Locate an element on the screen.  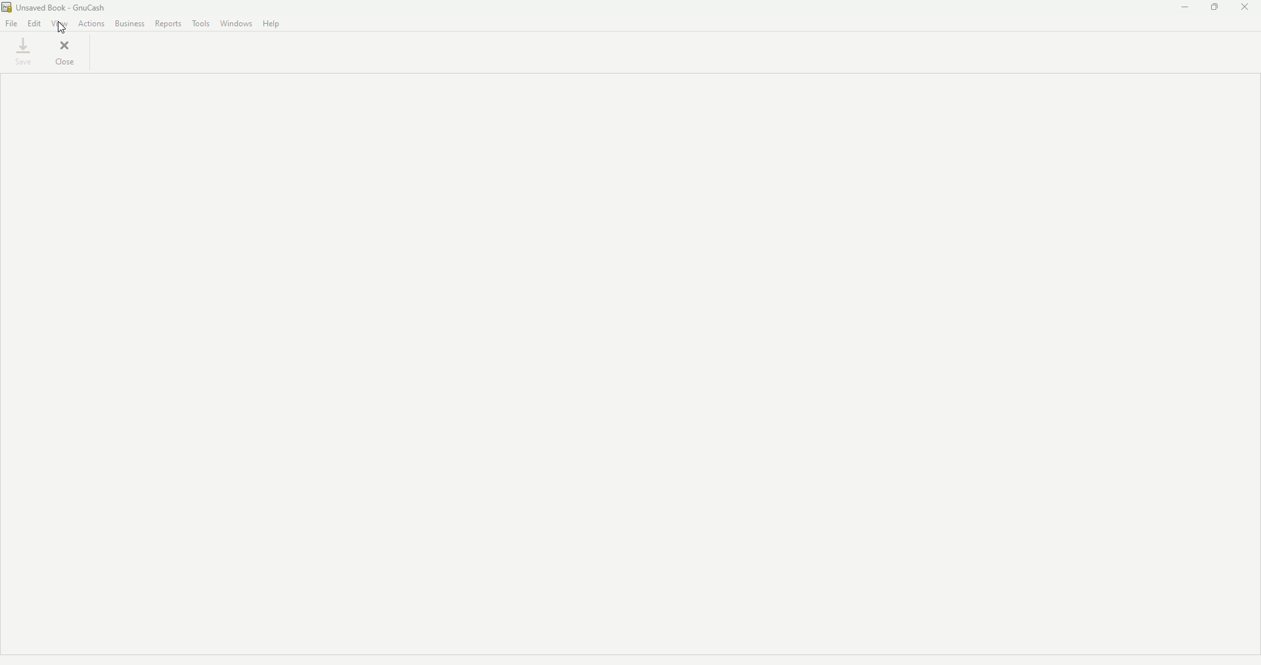
Restore is located at coordinates (1215, 7).